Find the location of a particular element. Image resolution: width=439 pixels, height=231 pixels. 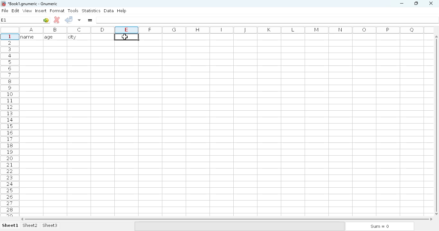

minimize is located at coordinates (401, 4).